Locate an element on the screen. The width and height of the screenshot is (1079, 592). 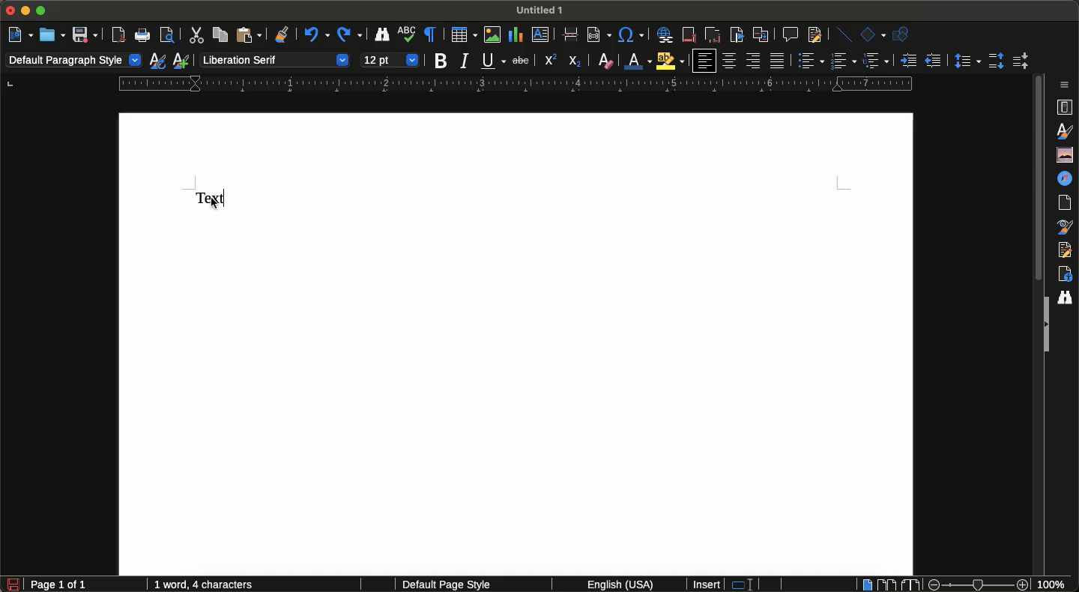
Strikethrough is located at coordinates (519, 61).